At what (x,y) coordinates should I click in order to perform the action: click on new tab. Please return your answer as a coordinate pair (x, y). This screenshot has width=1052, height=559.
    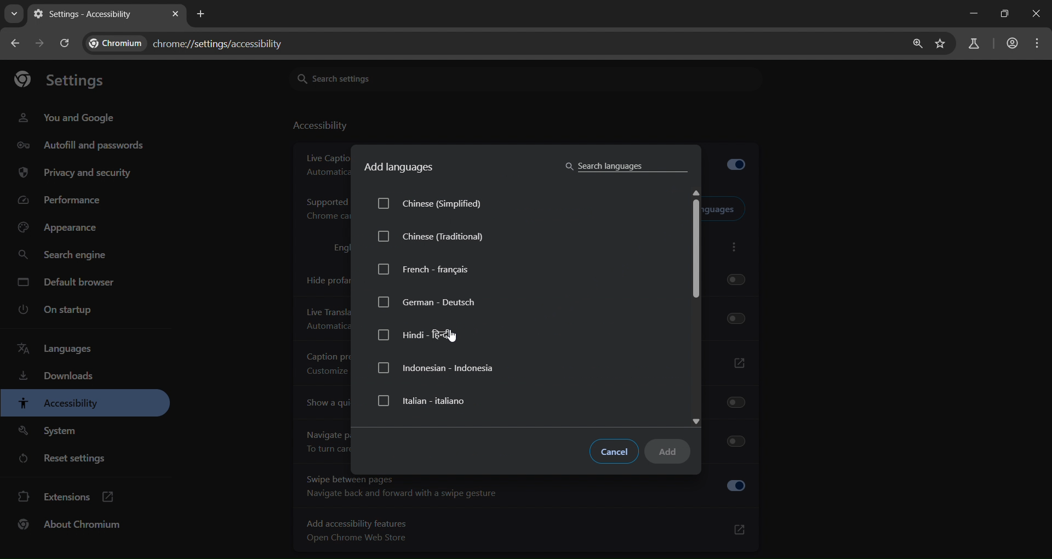
    Looking at the image, I should click on (203, 15).